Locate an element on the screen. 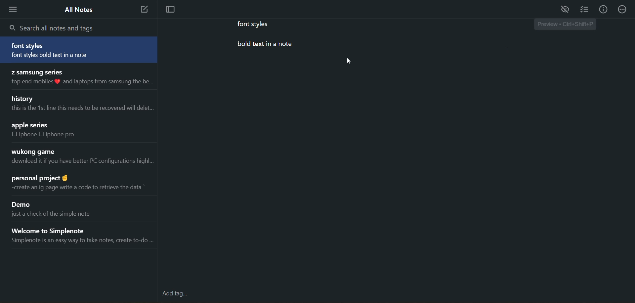 The width and height of the screenshot is (635, 303). iphone pro is located at coordinates (61, 134).